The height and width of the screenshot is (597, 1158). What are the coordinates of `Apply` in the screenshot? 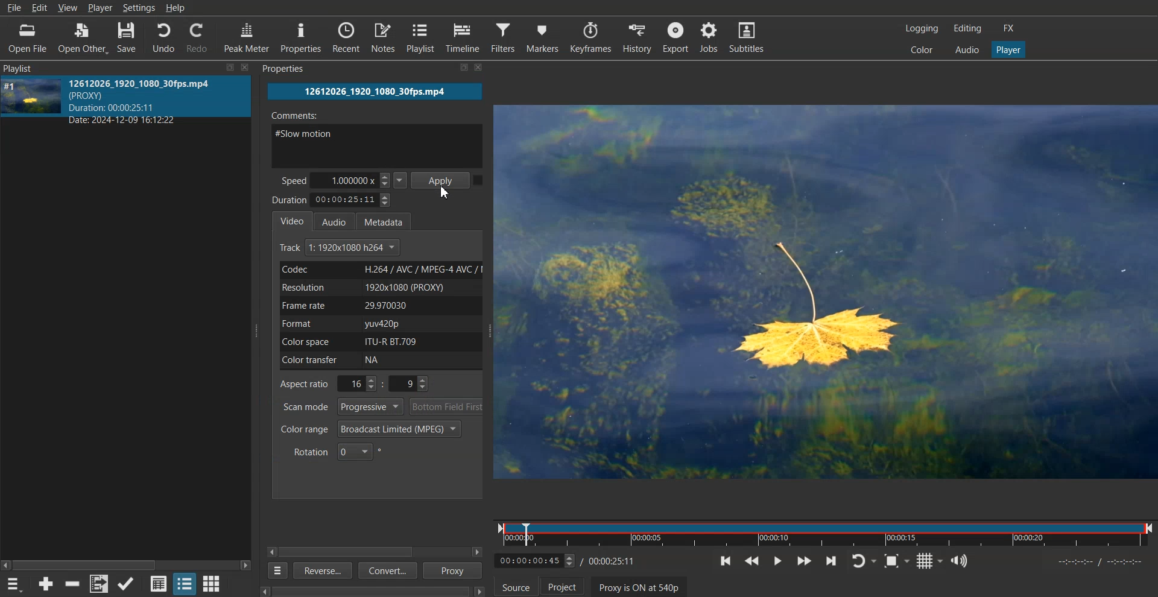 It's located at (442, 179).